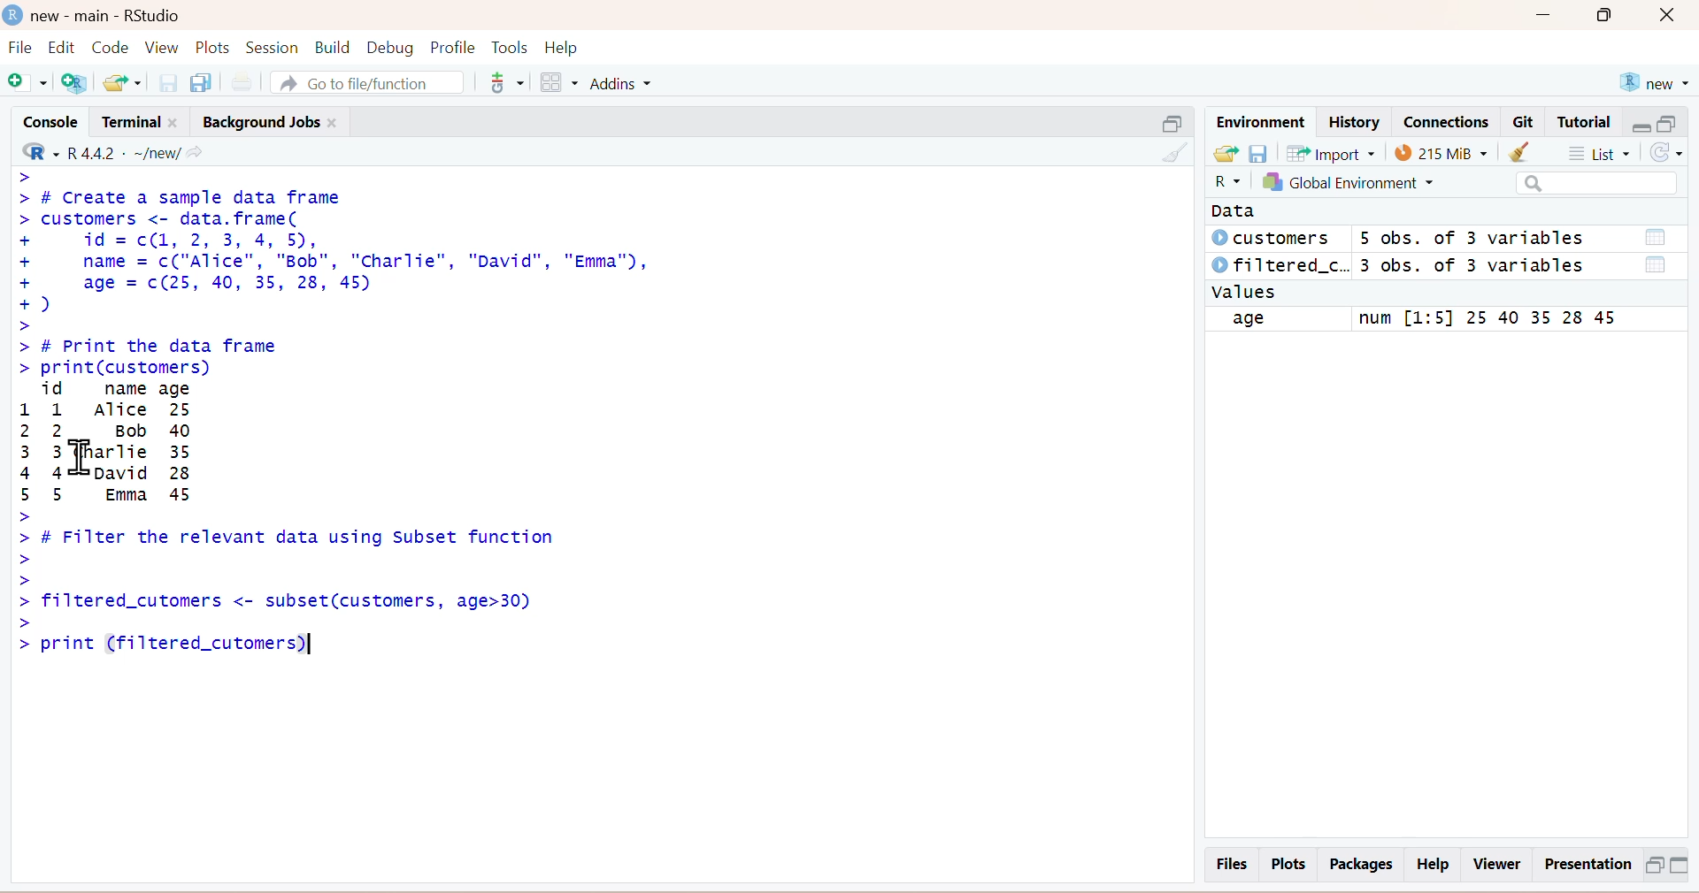 The height and width of the screenshot is (893, 1699). I want to click on Viewer, so click(1496, 864).